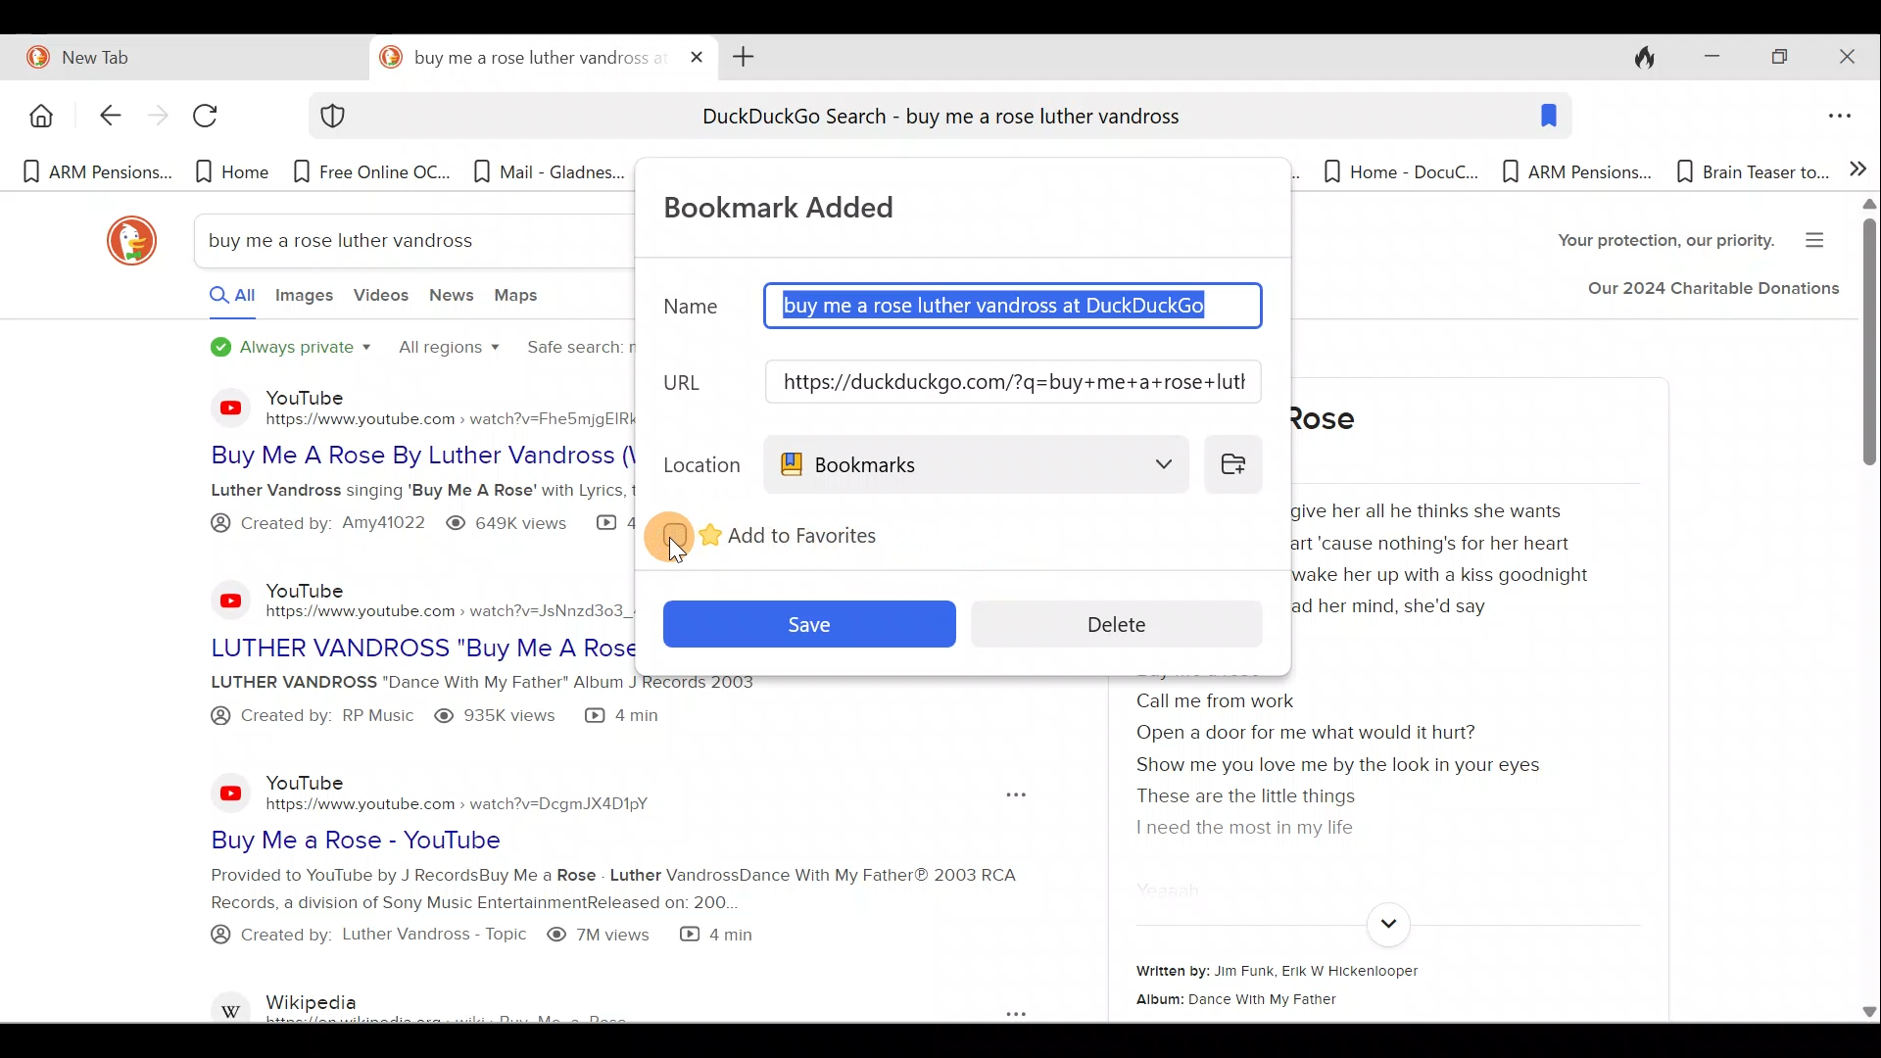 The image size is (1881, 1058). Describe the element at coordinates (399, 513) in the screenshot. I see `Luther Vandross singing 'Buy Me A Rose’ with Lyrics, taken from his Album 'Dance With My Father
@ Created by: Amya1022 ® 649K views (2 4 min` at that location.